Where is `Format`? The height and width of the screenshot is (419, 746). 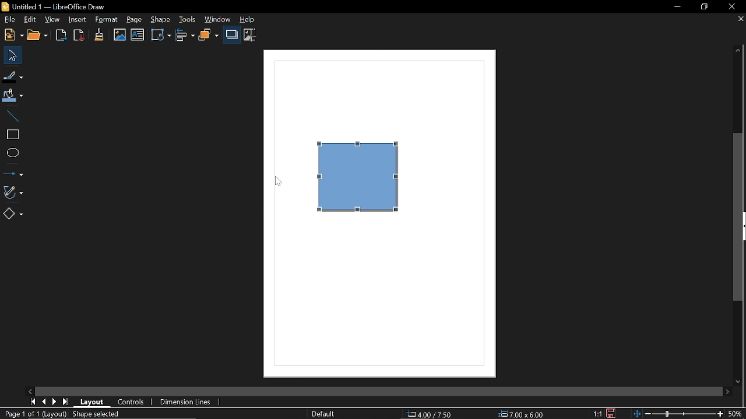 Format is located at coordinates (105, 20).